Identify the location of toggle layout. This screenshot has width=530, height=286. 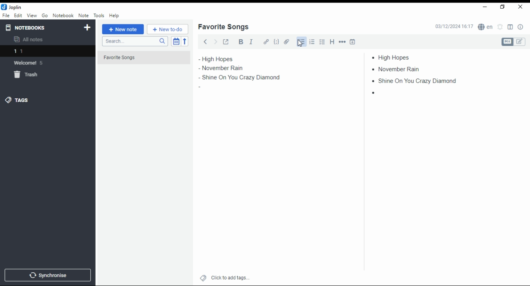
(511, 27).